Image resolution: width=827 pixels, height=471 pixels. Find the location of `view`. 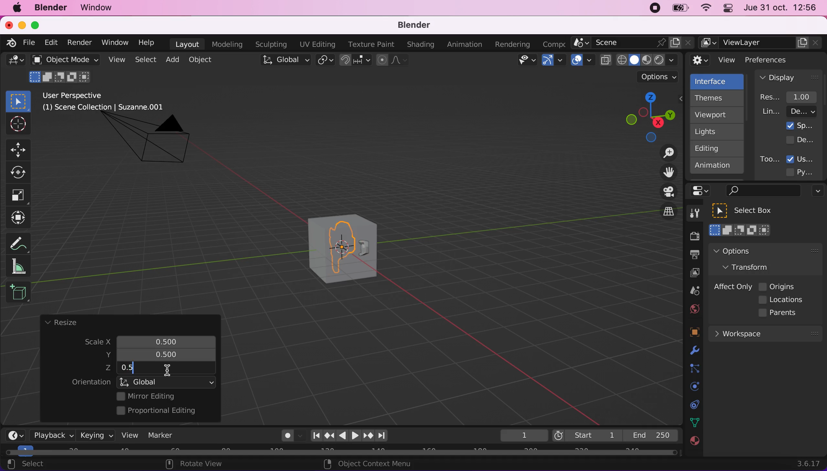

view is located at coordinates (115, 60).